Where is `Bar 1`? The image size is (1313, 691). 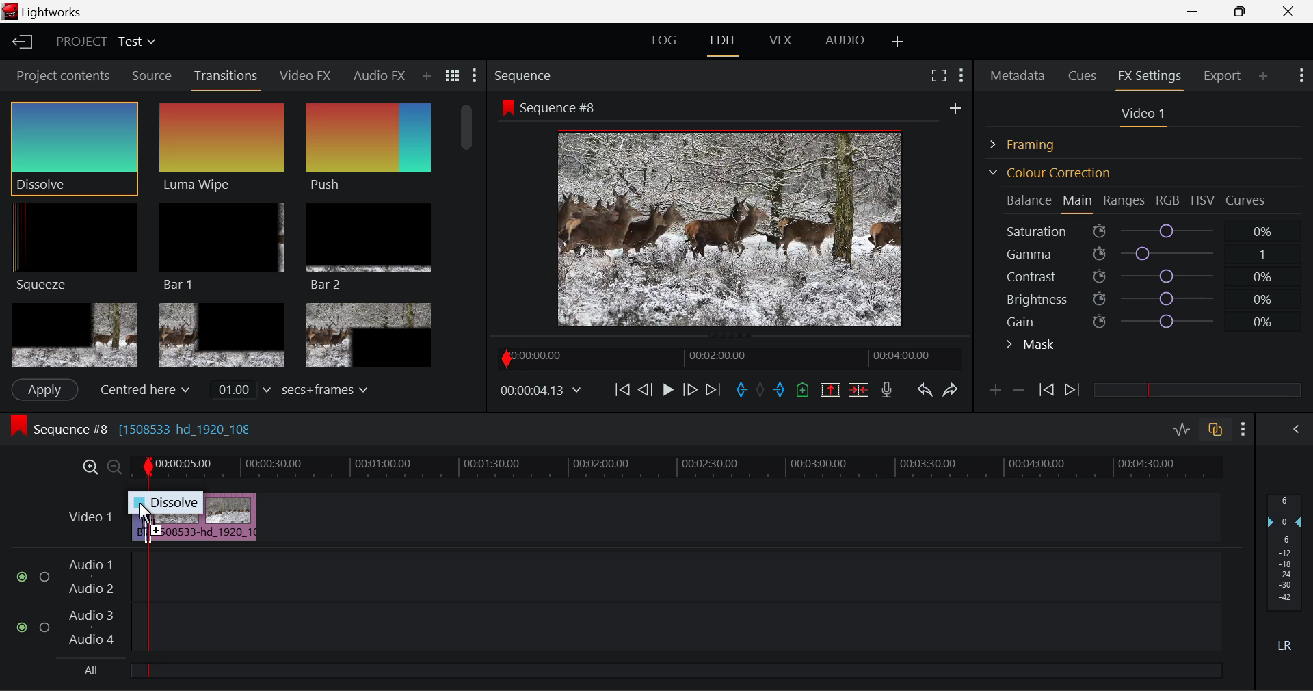 Bar 1 is located at coordinates (218, 247).